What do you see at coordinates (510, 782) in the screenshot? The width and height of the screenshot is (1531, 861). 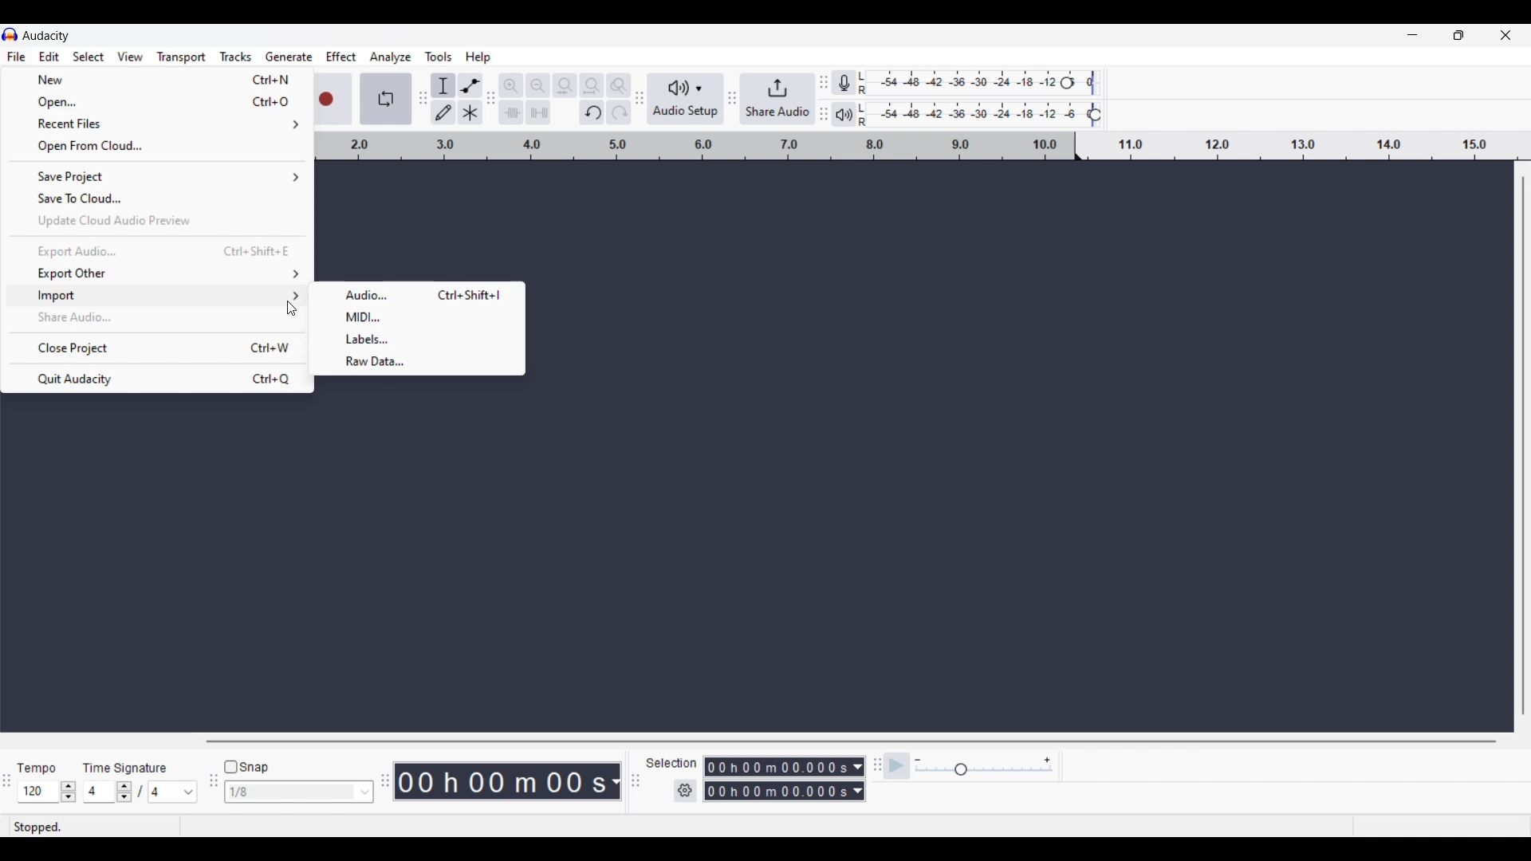 I see `00 h 00 m 00 s` at bounding box center [510, 782].